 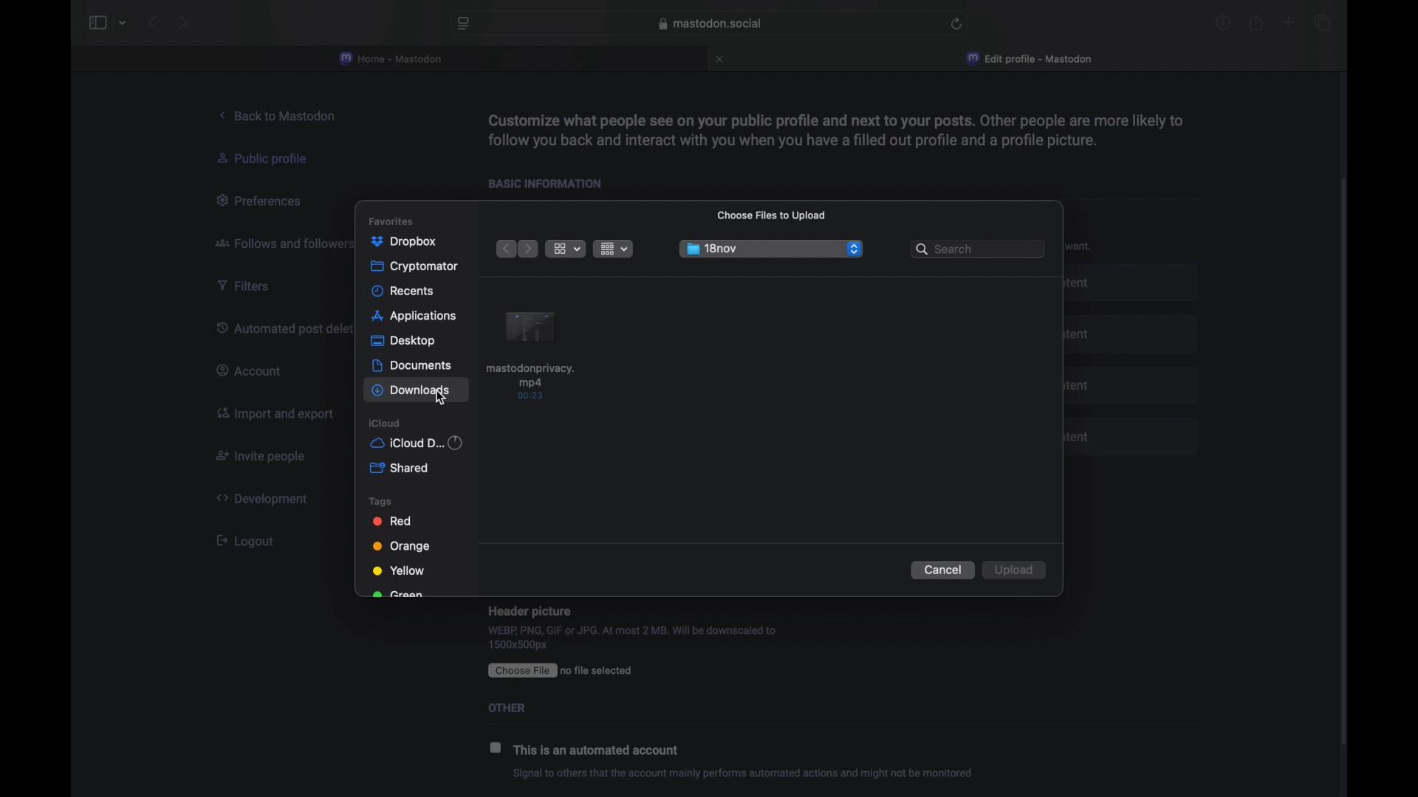 I want to click on choose files to upload, so click(x=771, y=214).